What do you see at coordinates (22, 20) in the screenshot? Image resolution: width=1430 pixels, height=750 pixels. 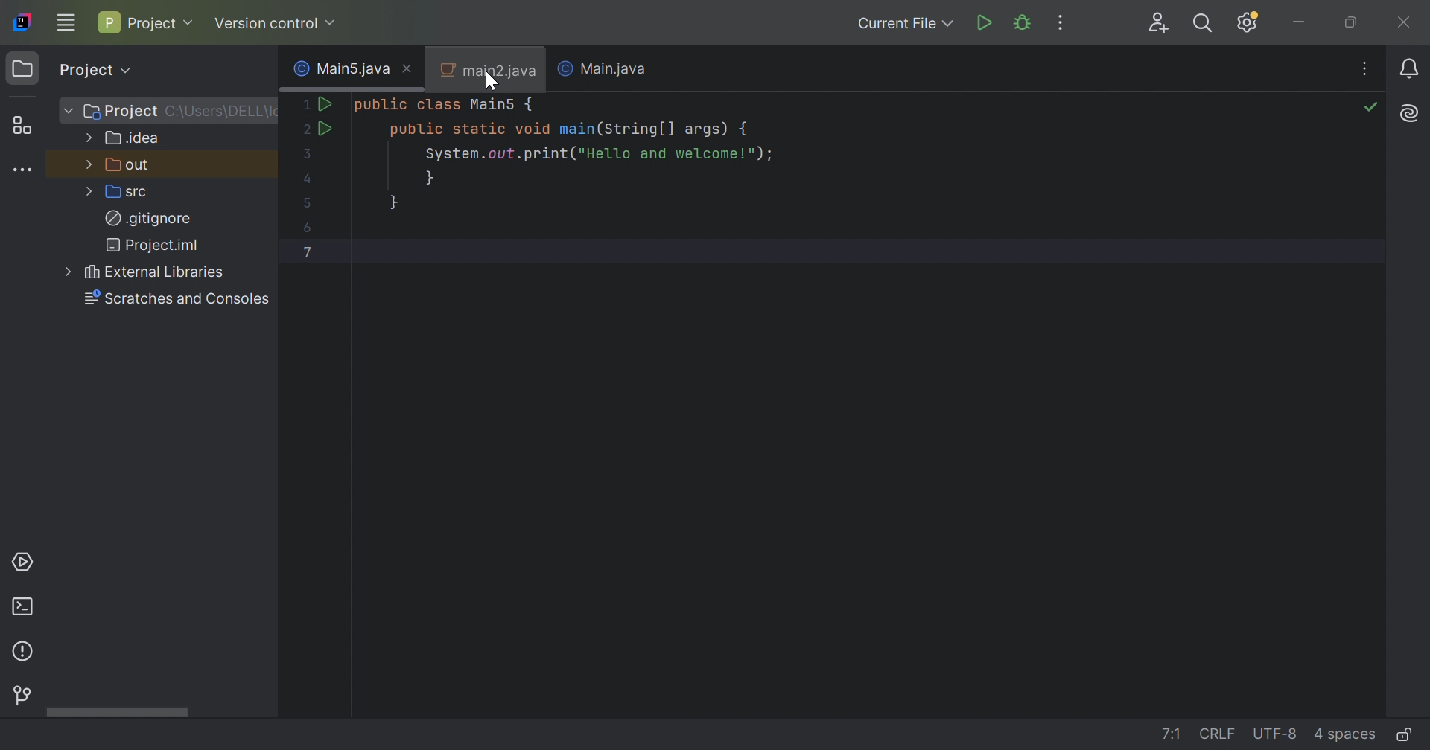 I see `IntelliJ IDEA icon` at bounding box center [22, 20].